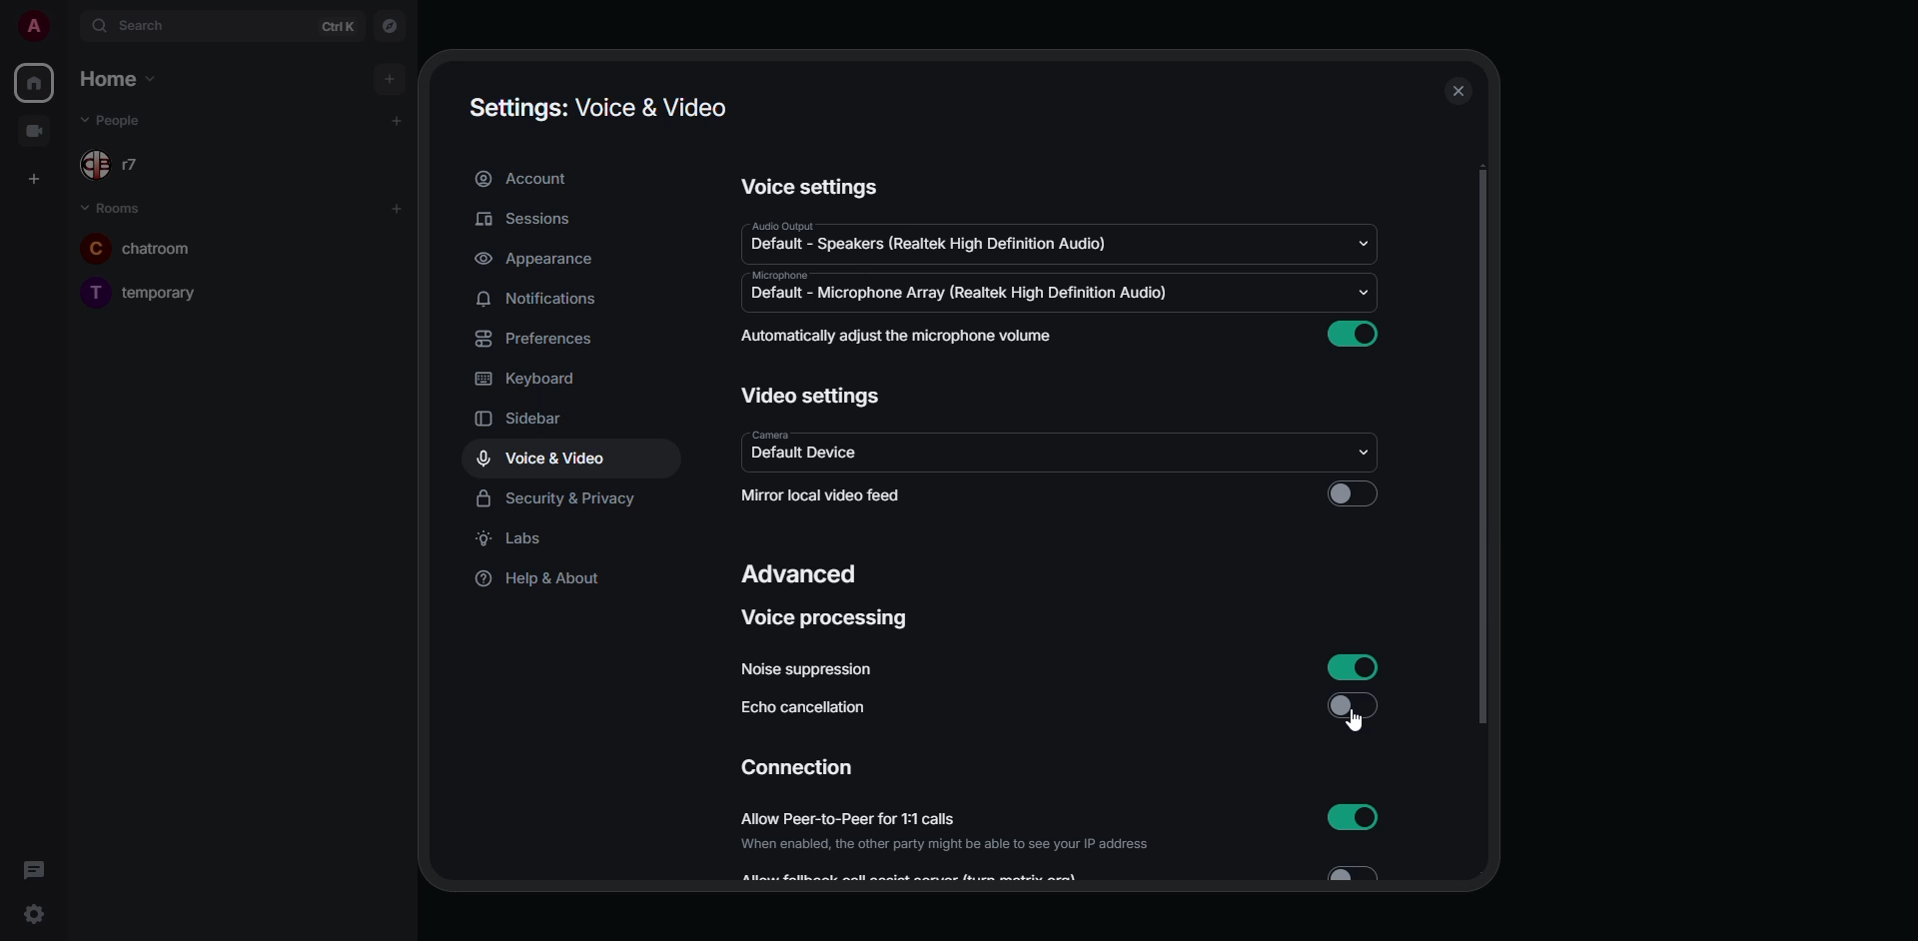 The image size is (1918, 941). I want to click on sidebar, so click(541, 421).